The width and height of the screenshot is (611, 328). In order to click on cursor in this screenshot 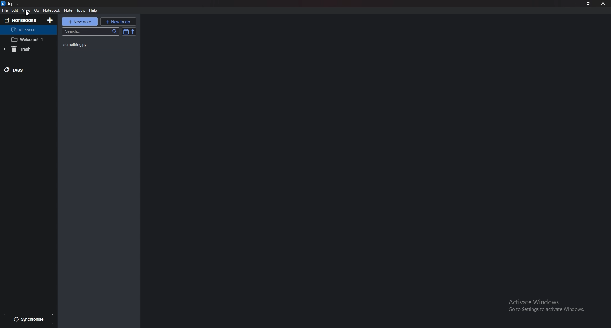, I will do `click(28, 15)`.